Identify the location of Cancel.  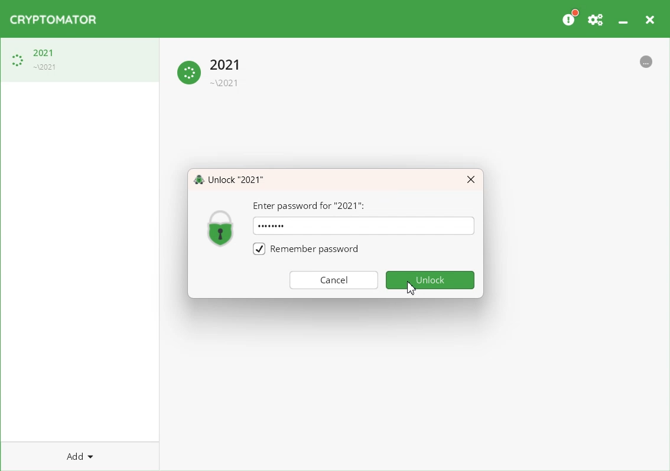
(334, 279).